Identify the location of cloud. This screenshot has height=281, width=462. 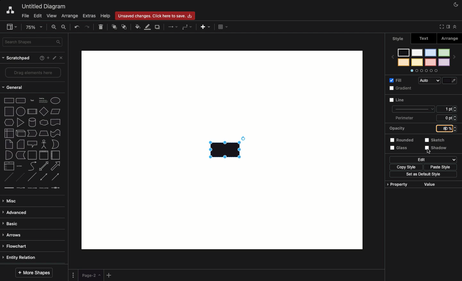
(43, 123).